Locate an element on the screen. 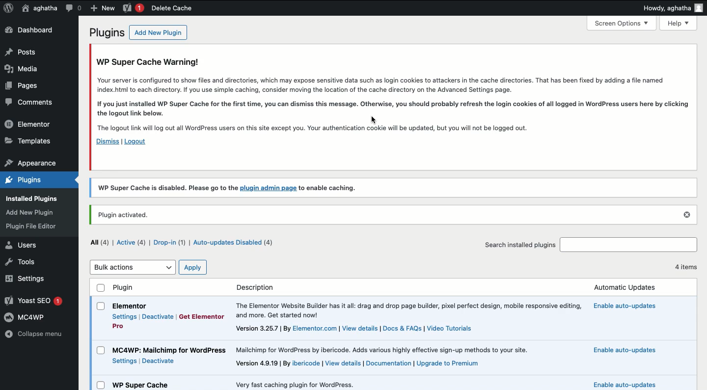 This screenshot has width=707, height=390. Logo is located at coordinates (8, 9).